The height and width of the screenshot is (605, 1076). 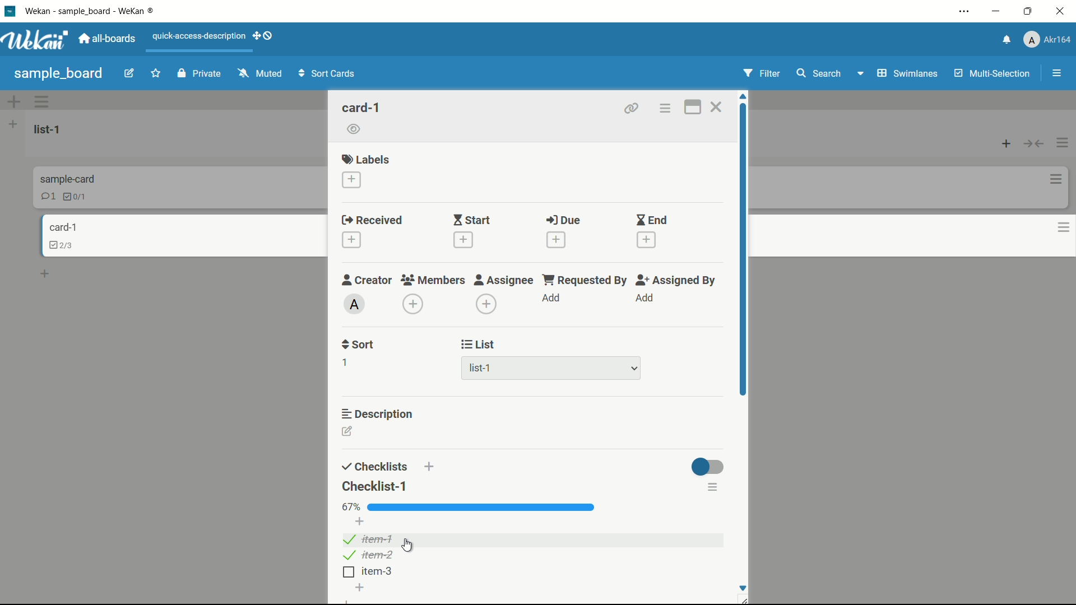 What do you see at coordinates (354, 129) in the screenshot?
I see `watch icon` at bounding box center [354, 129].